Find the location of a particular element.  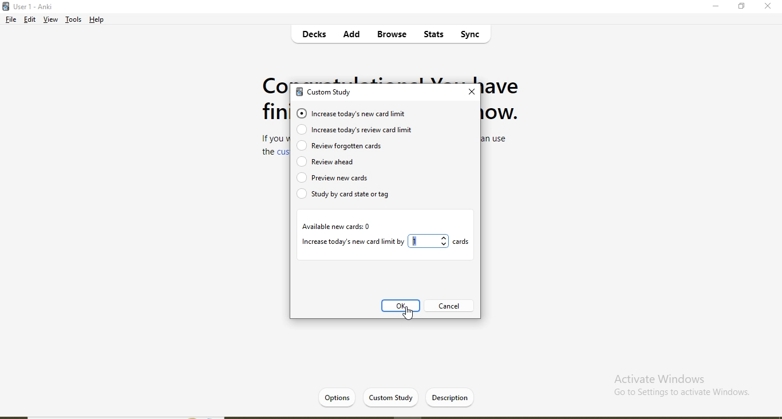

stats is located at coordinates (432, 36).